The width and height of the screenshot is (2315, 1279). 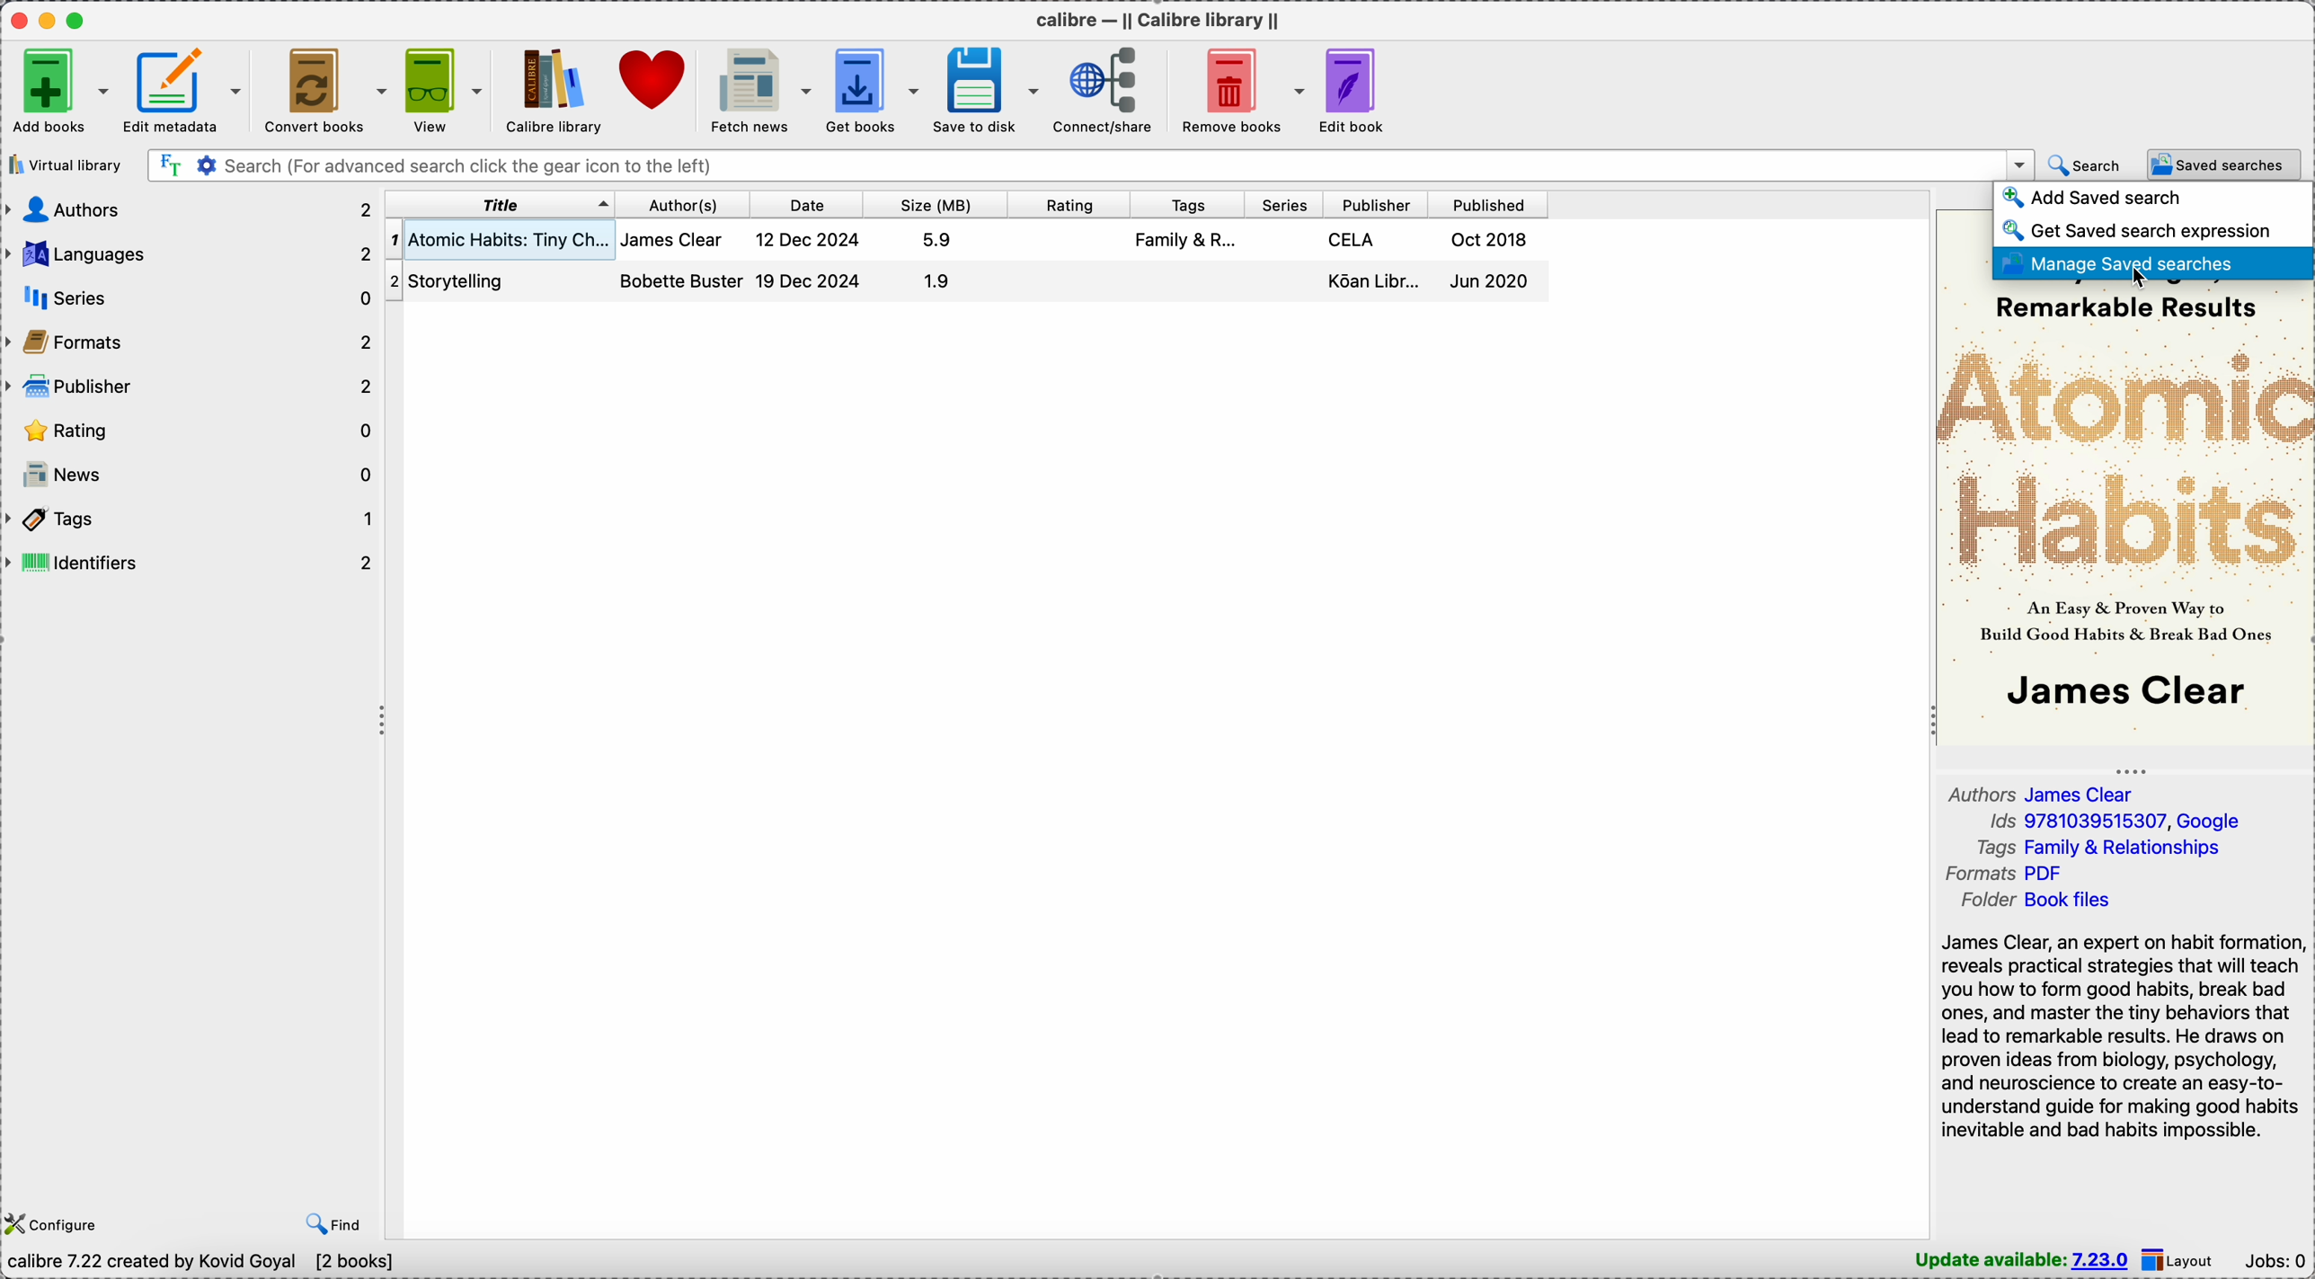 What do you see at coordinates (987, 91) in the screenshot?
I see `save to disk` at bounding box center [987, 91].